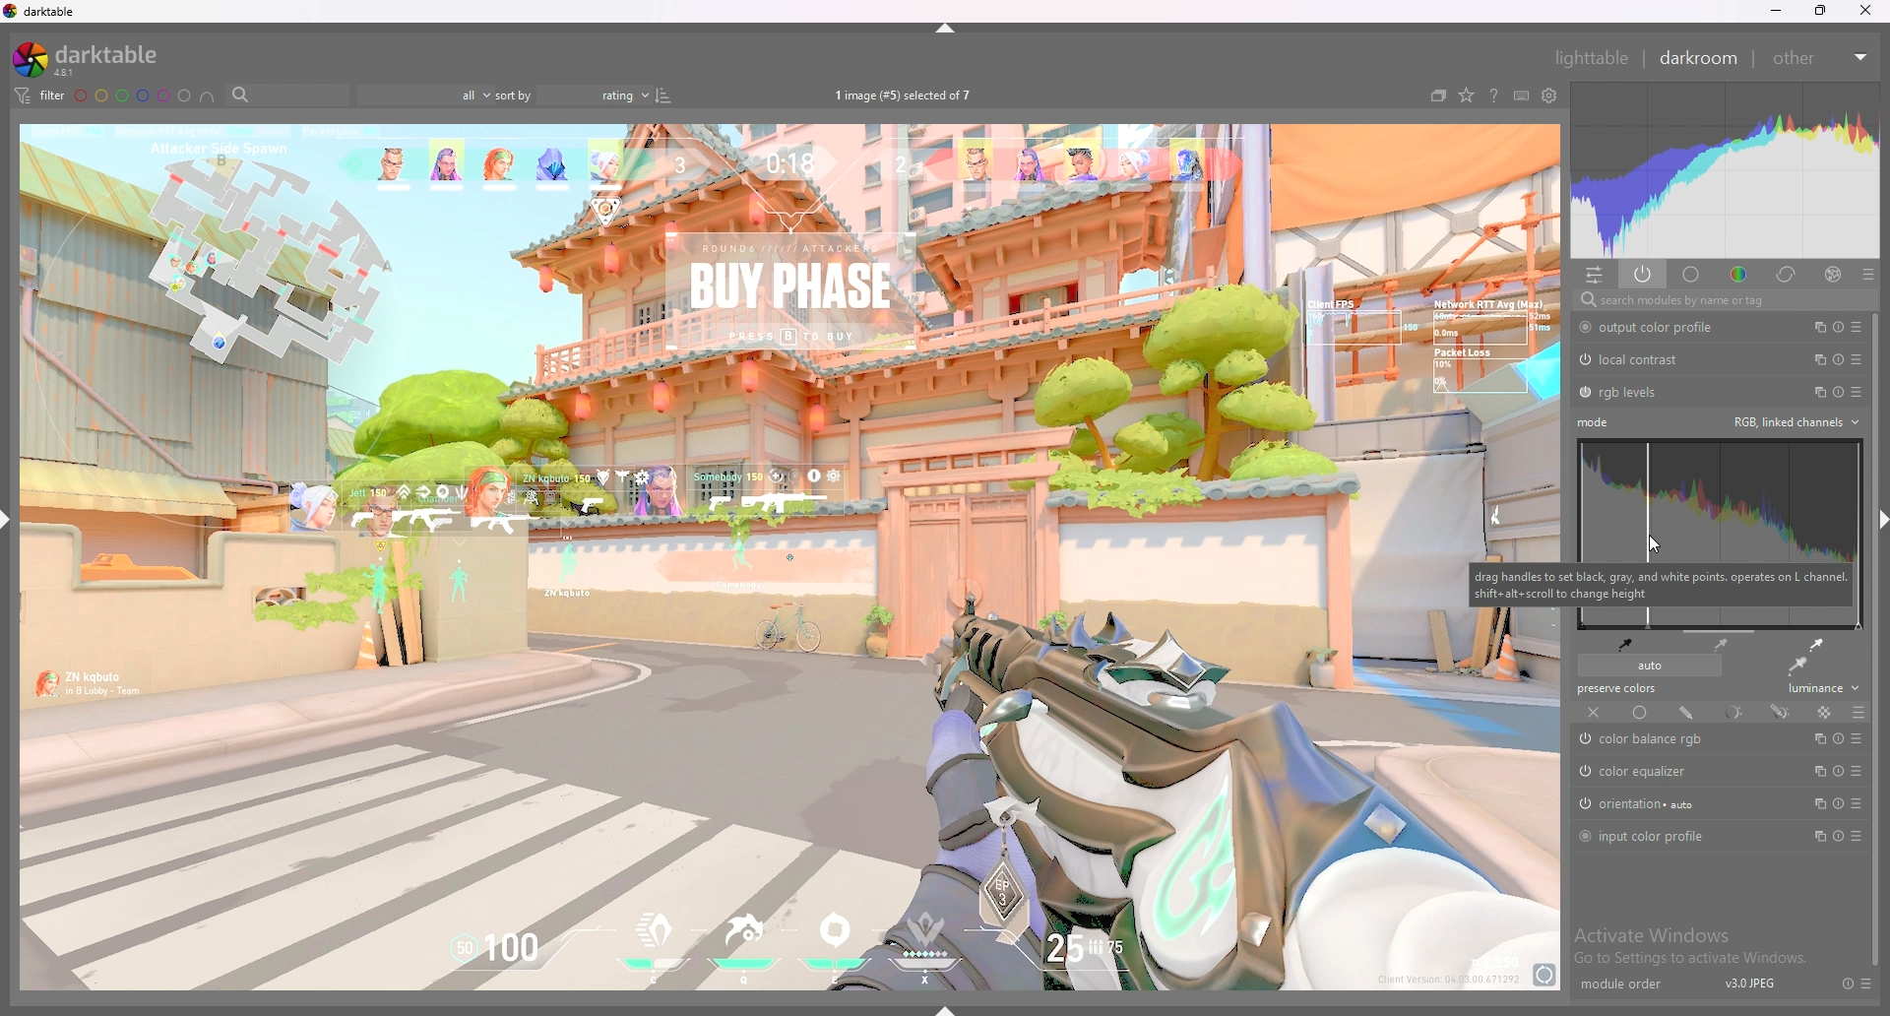 This screenshot has height=1016, width=1890. I want to click on more, so click(1854, 837).